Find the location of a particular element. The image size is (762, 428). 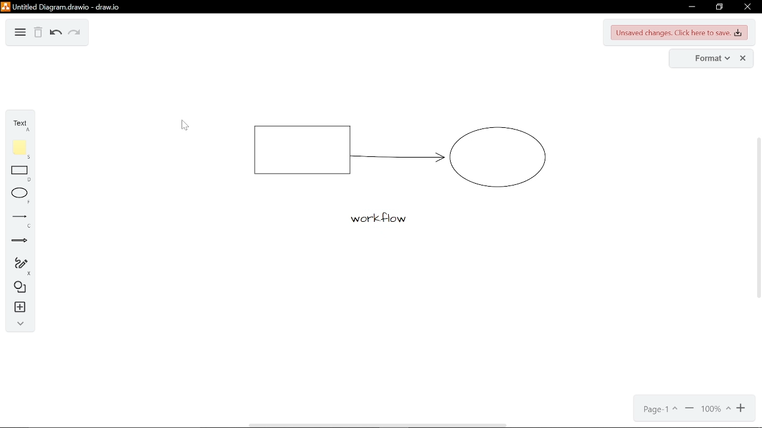

Untitled Diagram.drawio.draw.io is located at coordinates (61, 6).